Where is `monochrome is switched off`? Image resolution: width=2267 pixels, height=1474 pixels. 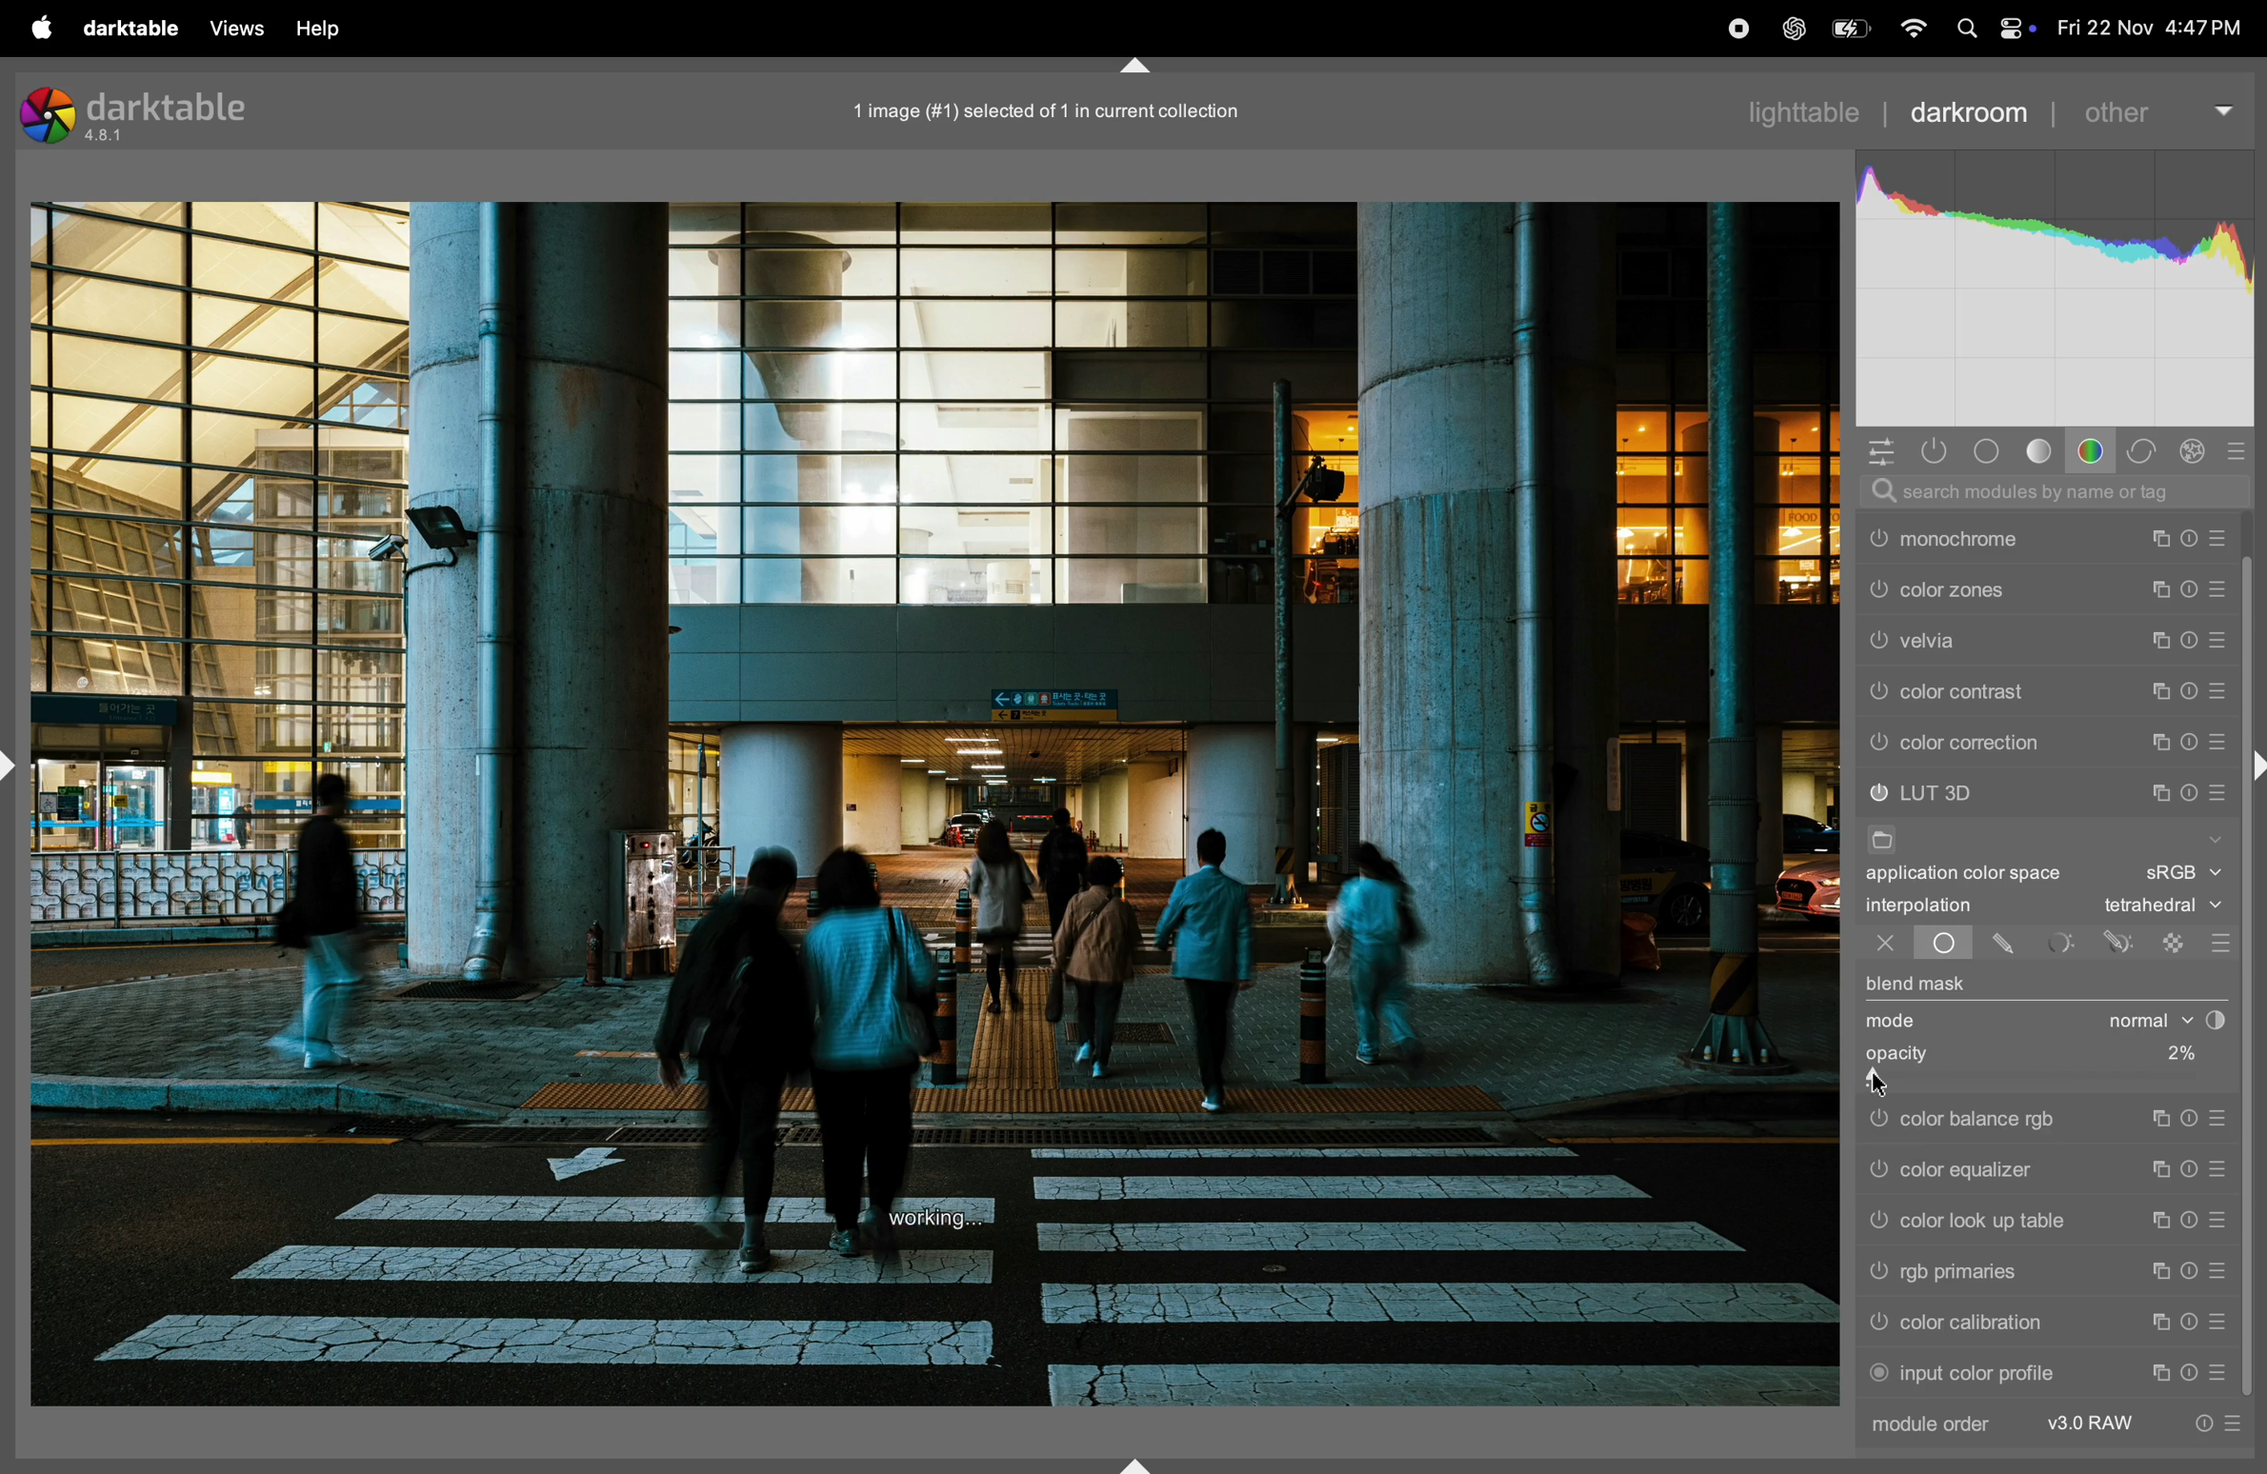
monochrome is switched off is located at coordinates (1877, 589).